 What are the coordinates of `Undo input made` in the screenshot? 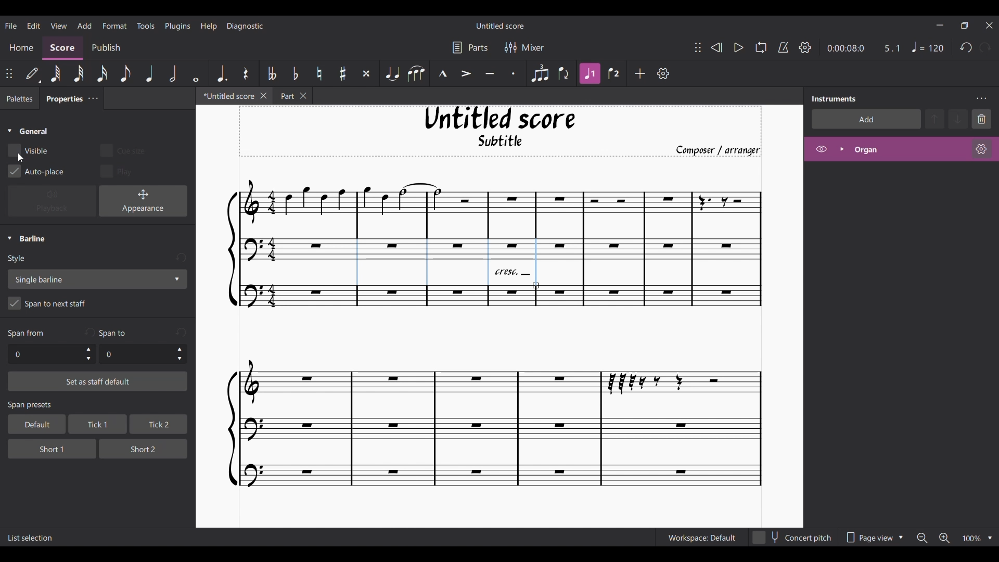 It's located at (181, 332).